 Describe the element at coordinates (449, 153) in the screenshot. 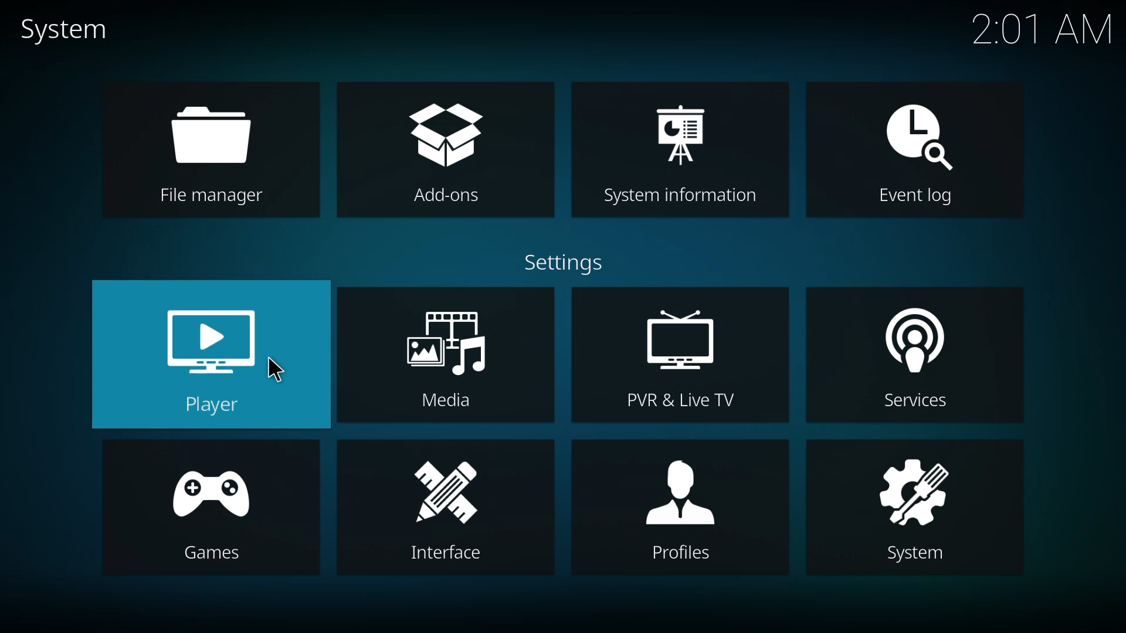

I see `add-ons` at that location.